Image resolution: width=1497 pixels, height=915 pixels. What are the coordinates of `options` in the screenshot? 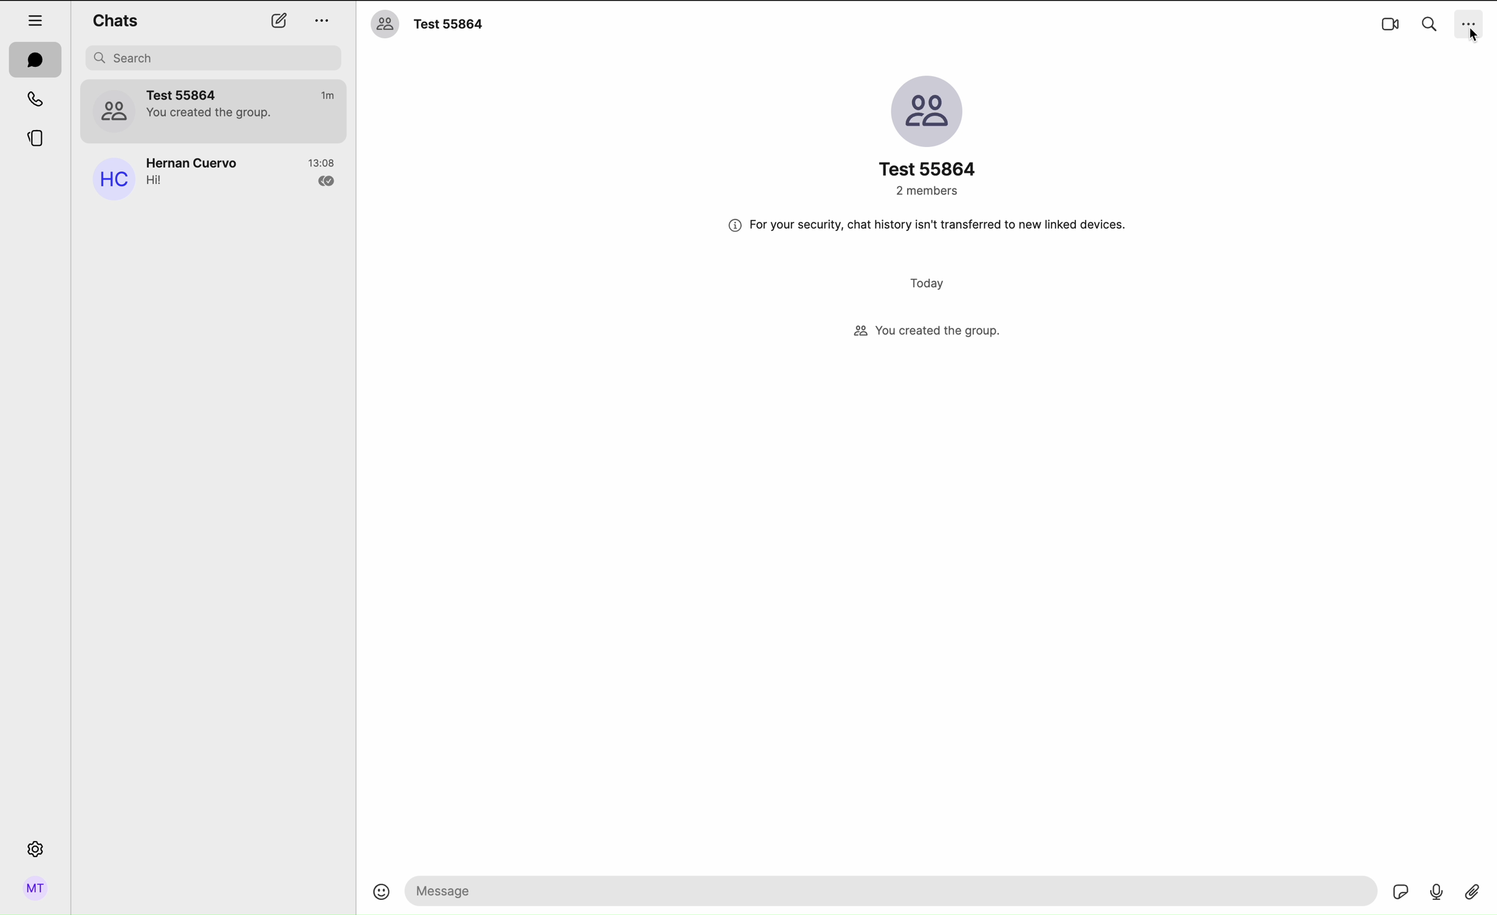 It's located at (323, 20).